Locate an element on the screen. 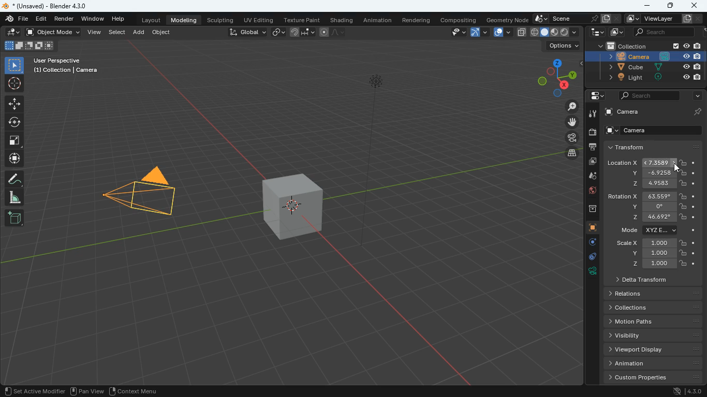  cube is located at coordinates (296, 205).